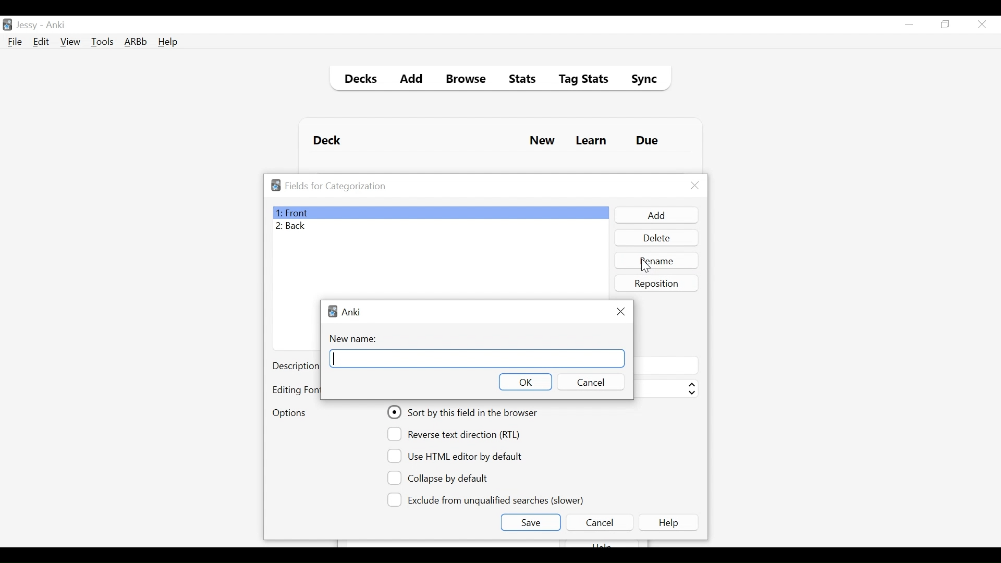  Describe the element at coordinates (356, 339) in the screenshot. I see `New Name` at that location.